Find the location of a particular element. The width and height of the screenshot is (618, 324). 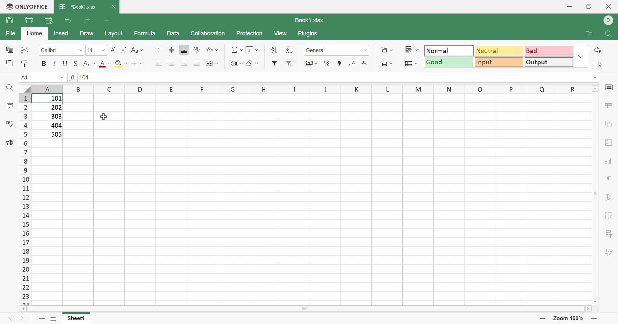

Align bottom is located at coordinates (184, 51).